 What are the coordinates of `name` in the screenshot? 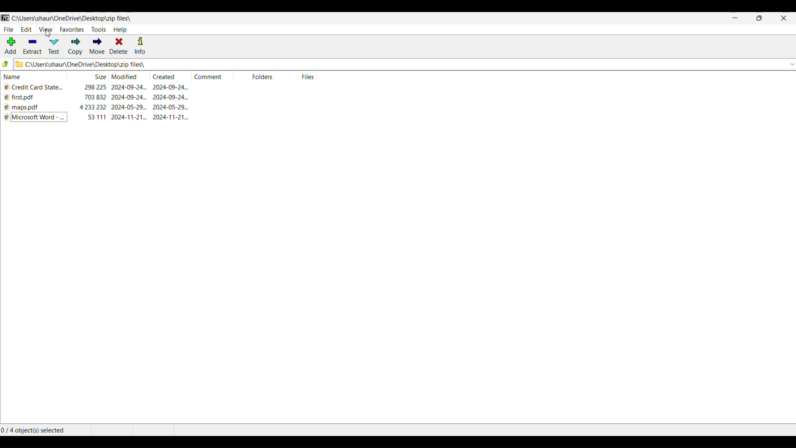 It's located at (40, 77).